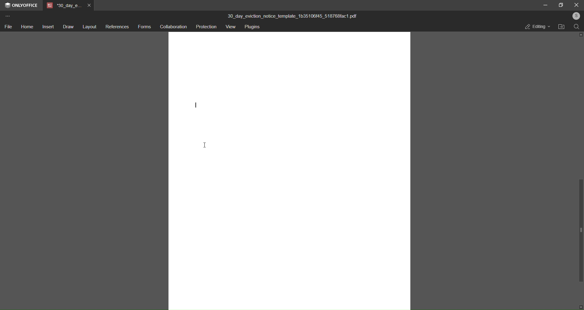 The height and width of the screenshot is (310, 584). Describe the element at coordinates (545, 5) in the screenshot. I see `minimize` at that location.